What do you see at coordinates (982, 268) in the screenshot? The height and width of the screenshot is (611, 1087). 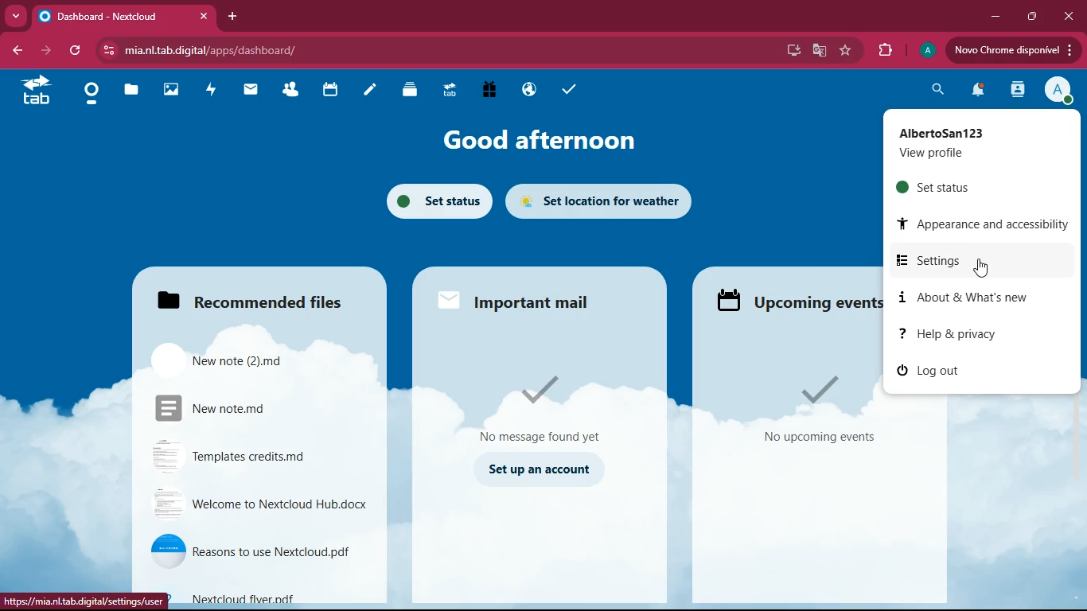 I see `cursor` at bounding box center [982, 268].